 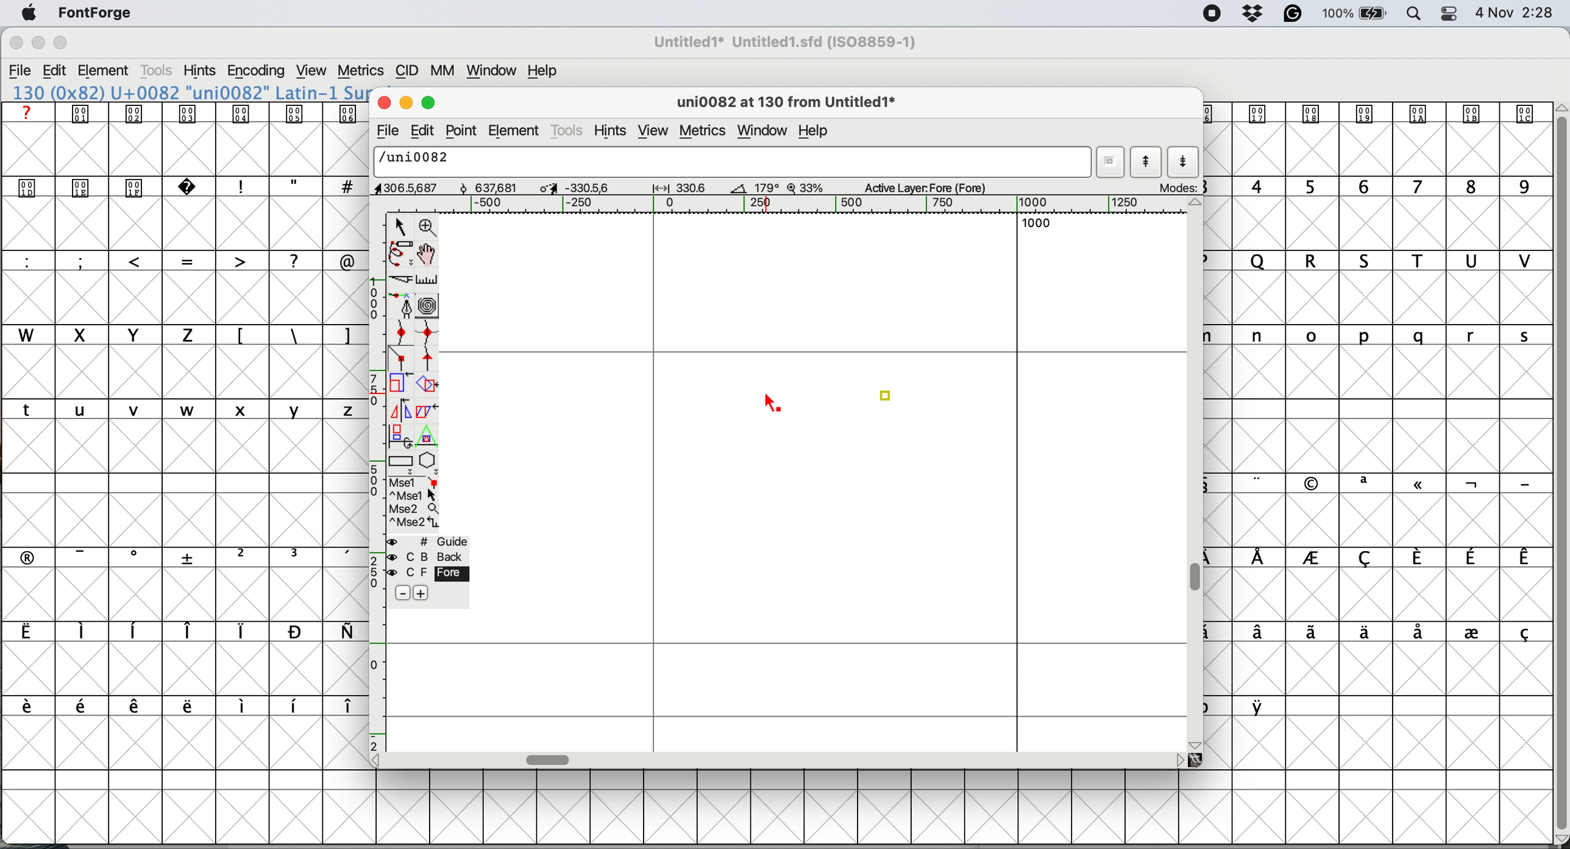 What do you see at coordinates (611, 132) in the screenshot?
I see `hints` at bounding box center [611, 132].